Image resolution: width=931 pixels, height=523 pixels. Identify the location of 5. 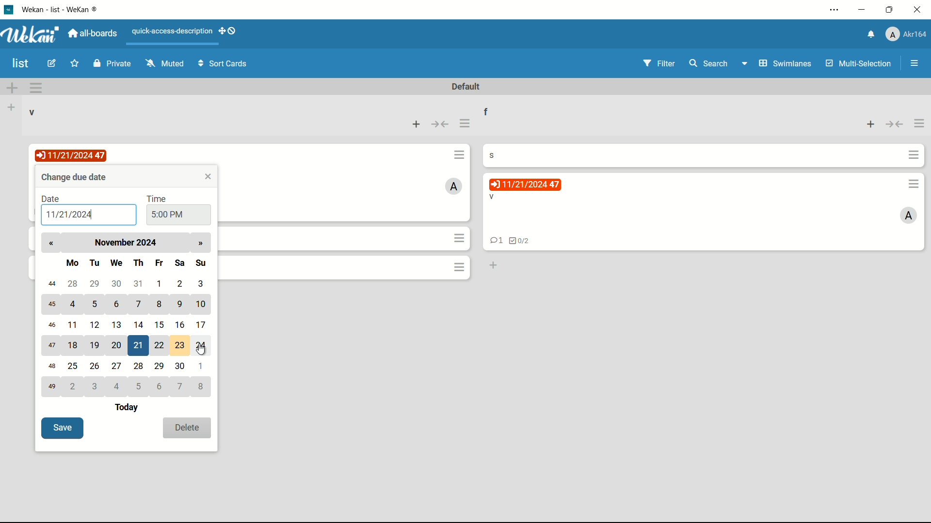
(141, 386).